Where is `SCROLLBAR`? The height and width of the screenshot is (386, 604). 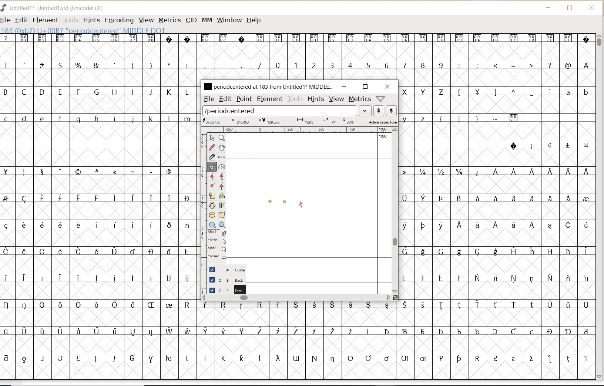 SCROLLBAR is located at coordinates (600, 207).